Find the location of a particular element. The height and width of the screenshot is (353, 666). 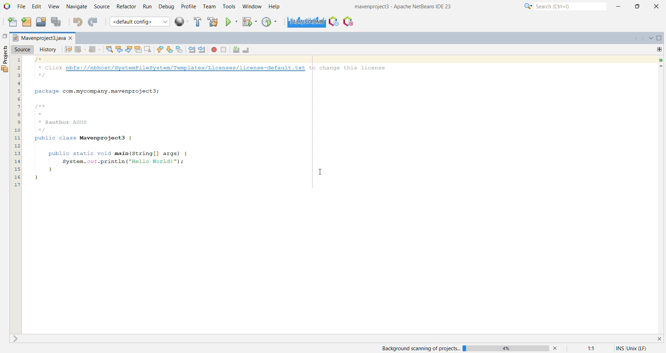

A basic Java application that outputs "Hello World" to the screen, built and managed using Maven. is located at coordinates (209, 122).